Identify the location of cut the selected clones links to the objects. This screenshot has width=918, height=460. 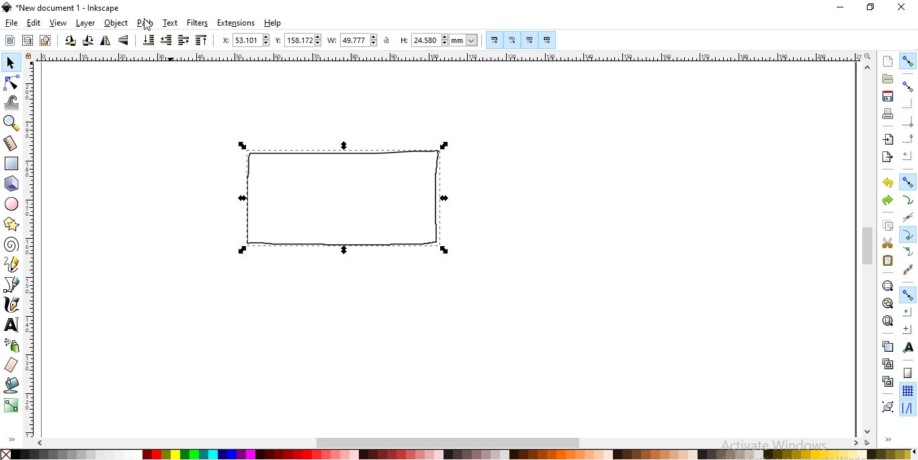
(886, 382).